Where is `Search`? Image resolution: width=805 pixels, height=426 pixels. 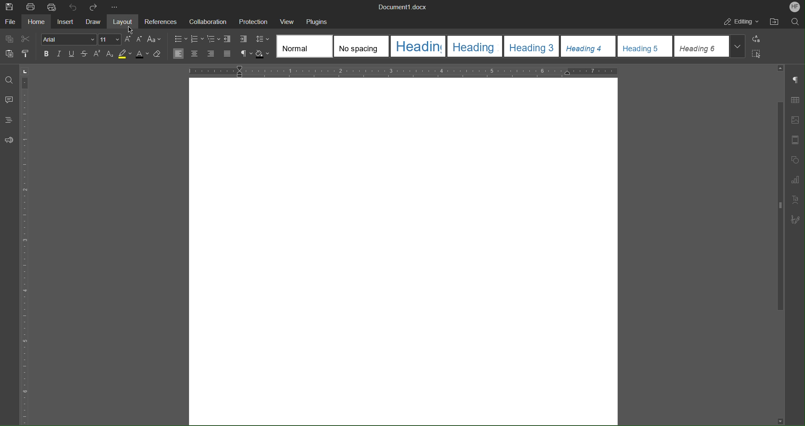
Search is located at coordinates (795, 21).